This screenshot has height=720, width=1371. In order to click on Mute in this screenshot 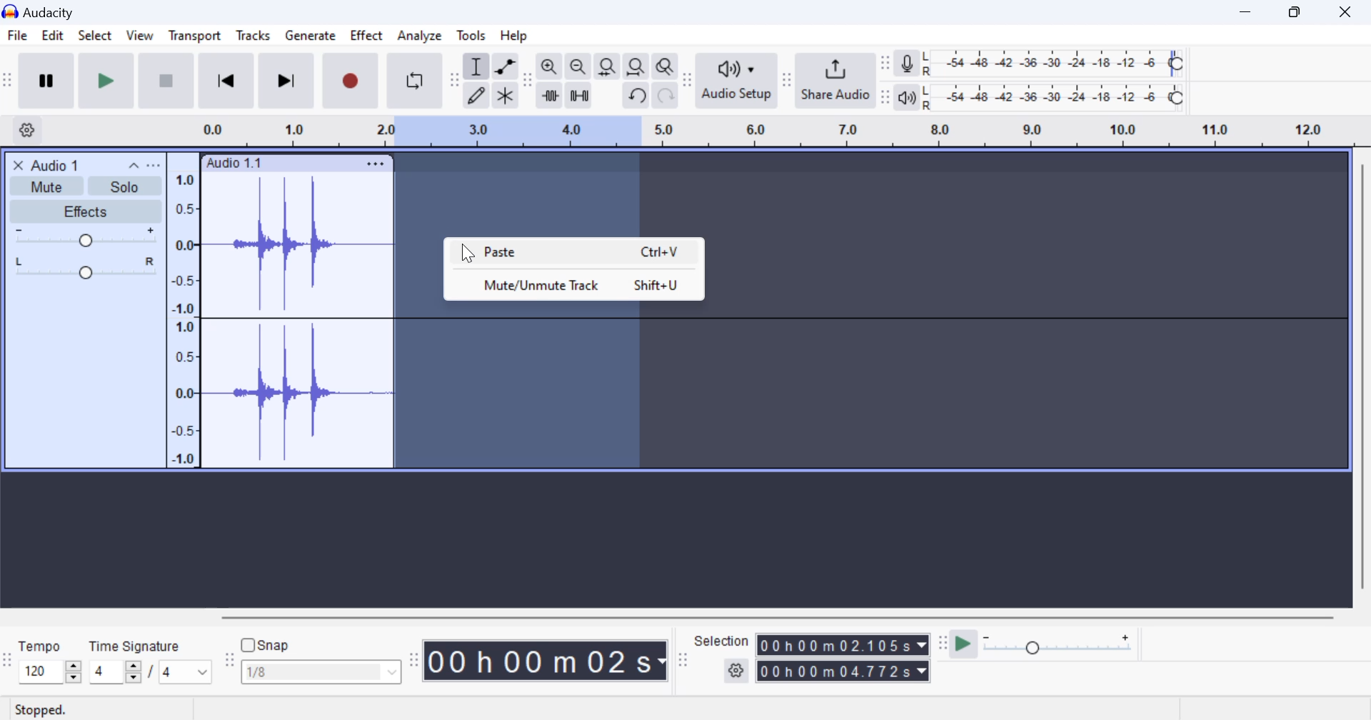, I will do `click(49, 185)`.